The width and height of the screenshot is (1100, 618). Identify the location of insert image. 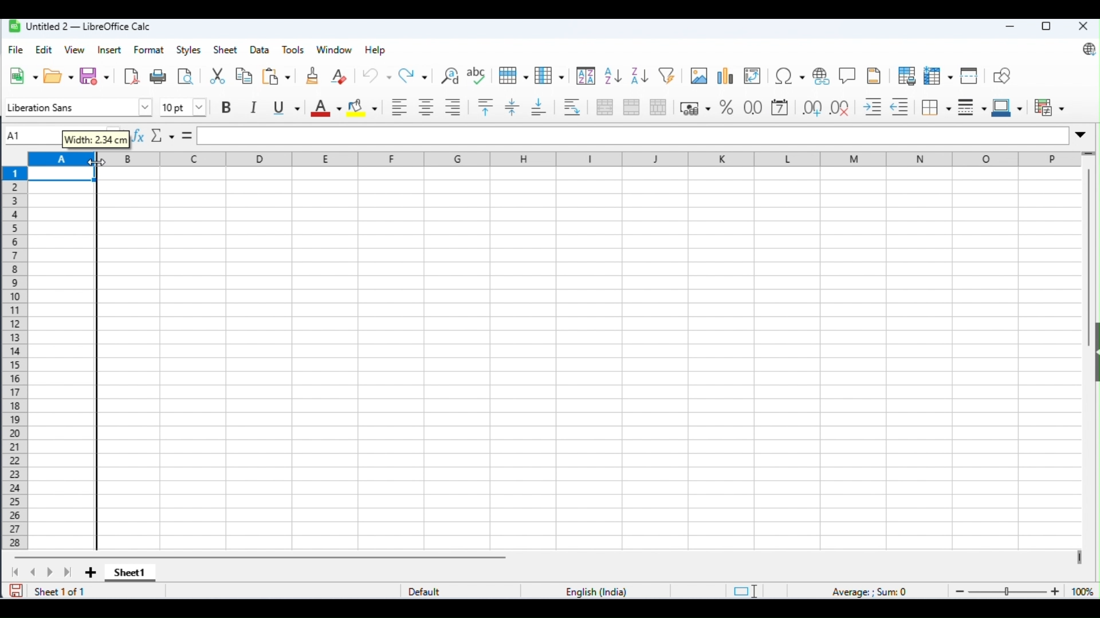
(698, 76).